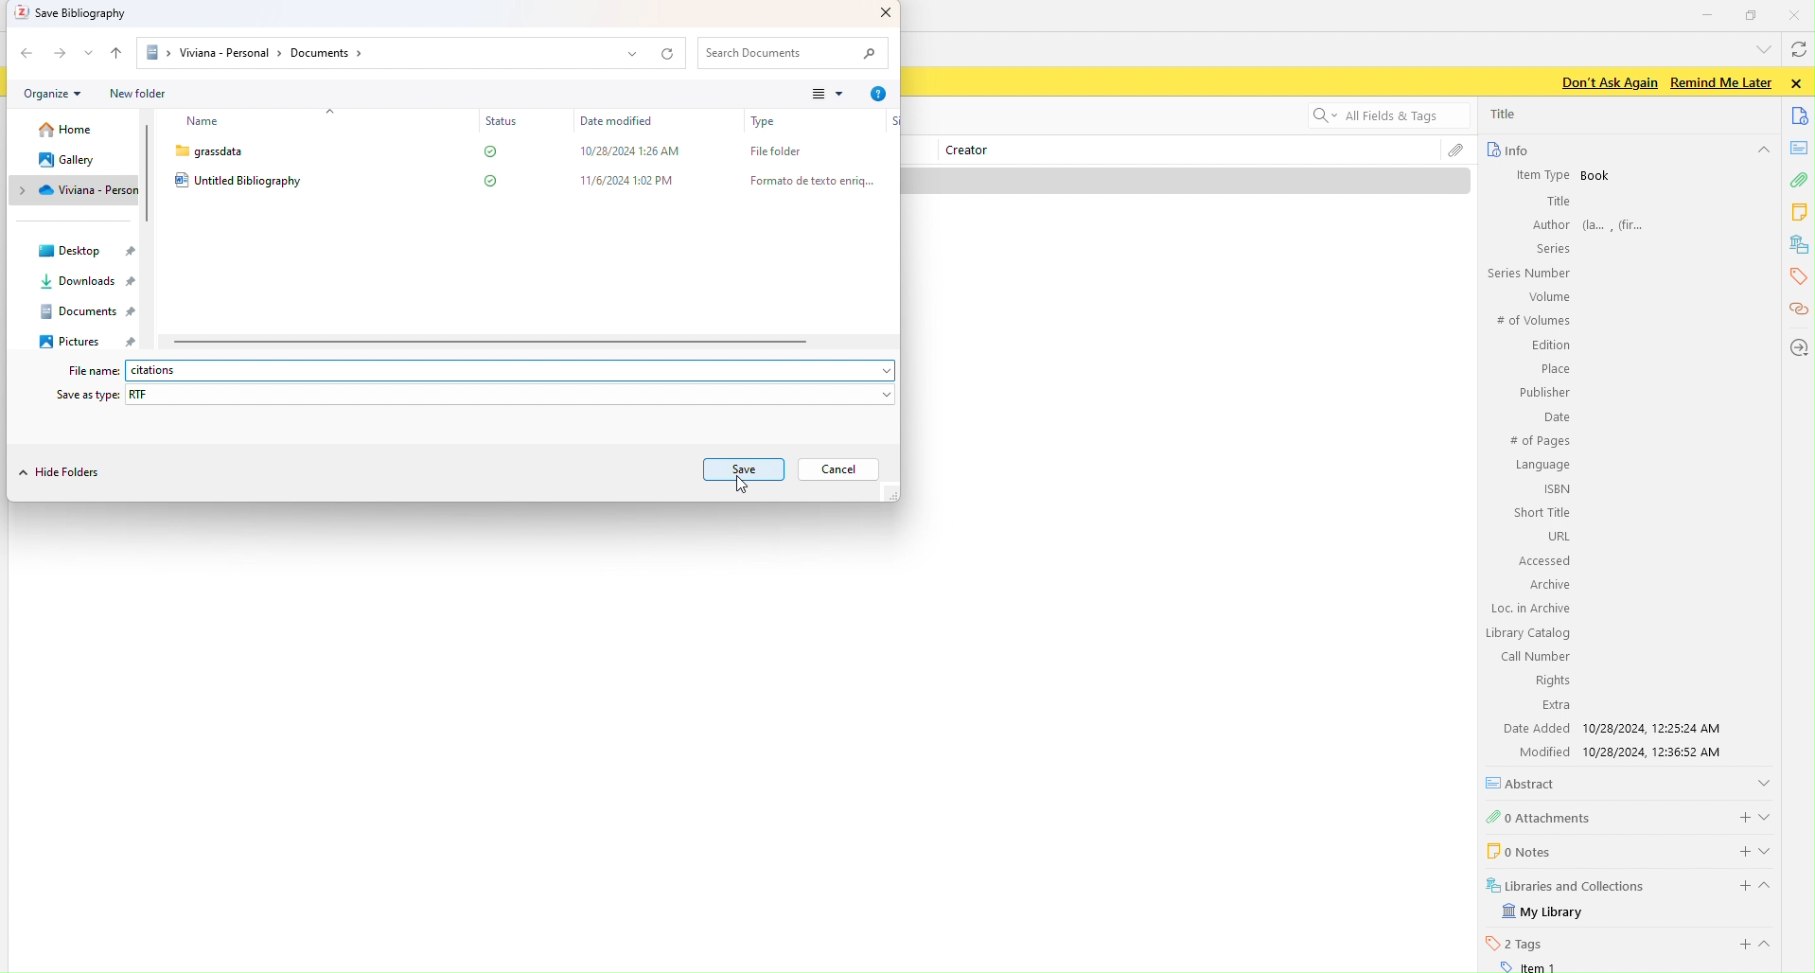  What do you see at coordinates (1542, 466) in the screenshot?
I see `Language` at bounding box center [1542, 466].